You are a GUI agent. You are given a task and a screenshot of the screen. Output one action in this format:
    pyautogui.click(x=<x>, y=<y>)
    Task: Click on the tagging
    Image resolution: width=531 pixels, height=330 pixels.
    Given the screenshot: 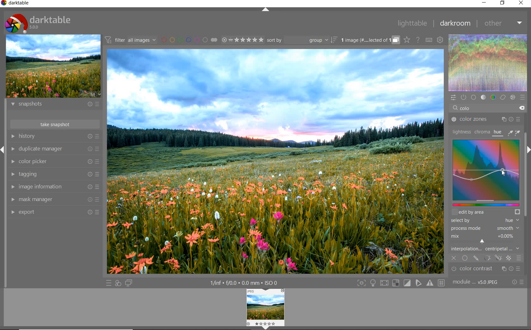 What is the action you would take?
    pyautogui.click(x=54, y=174)
    